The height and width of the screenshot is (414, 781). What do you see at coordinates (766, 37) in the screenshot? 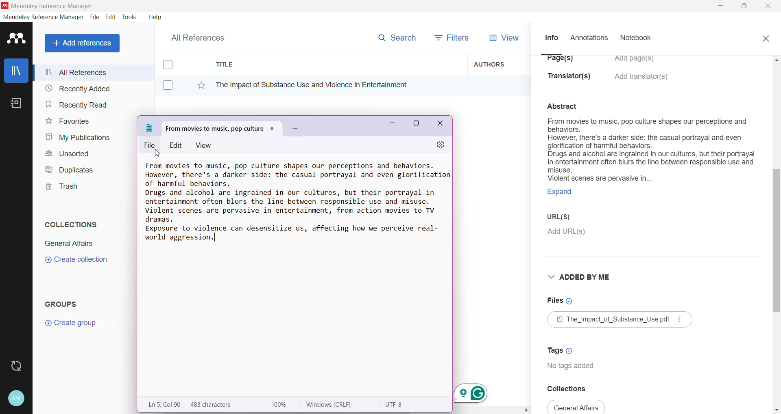
I see `Close` at bounding box center [766, 37].